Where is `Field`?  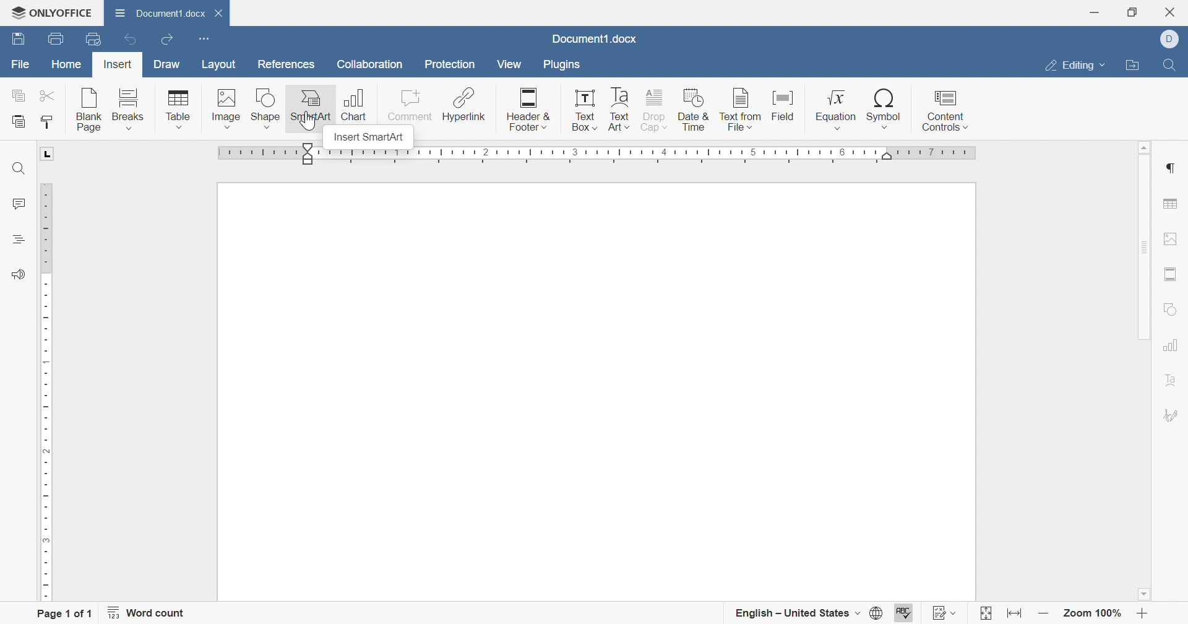
Field is located at coordinates (784, 109).